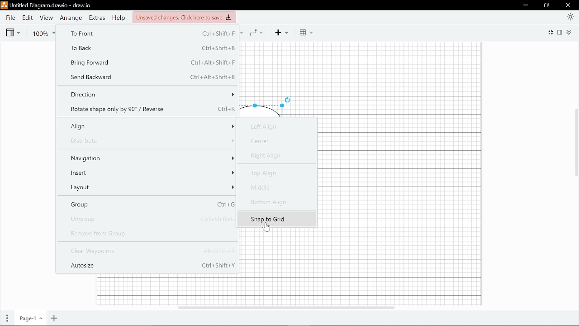 The height and width of the screenshot is (326, 579). What do you see at coordinates (152, 159) in the screenshot?
I see `Navigation` at bounding box center [152, 159].